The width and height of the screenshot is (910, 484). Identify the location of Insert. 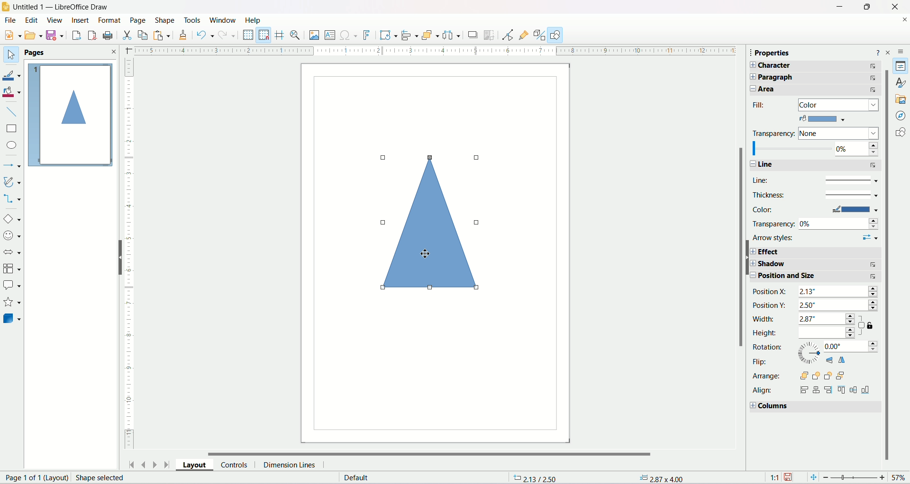
(80, 20).